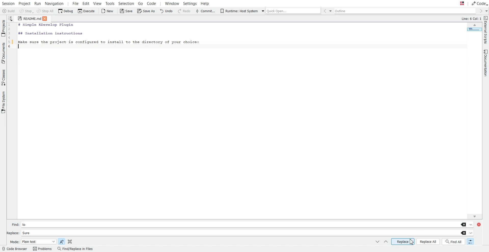 Image resolution: width=489 pixels, height=252 pixels. Describe the element at coordinates (475, 215) in the screenshot. I see `Scroll Bar Down` at that location.